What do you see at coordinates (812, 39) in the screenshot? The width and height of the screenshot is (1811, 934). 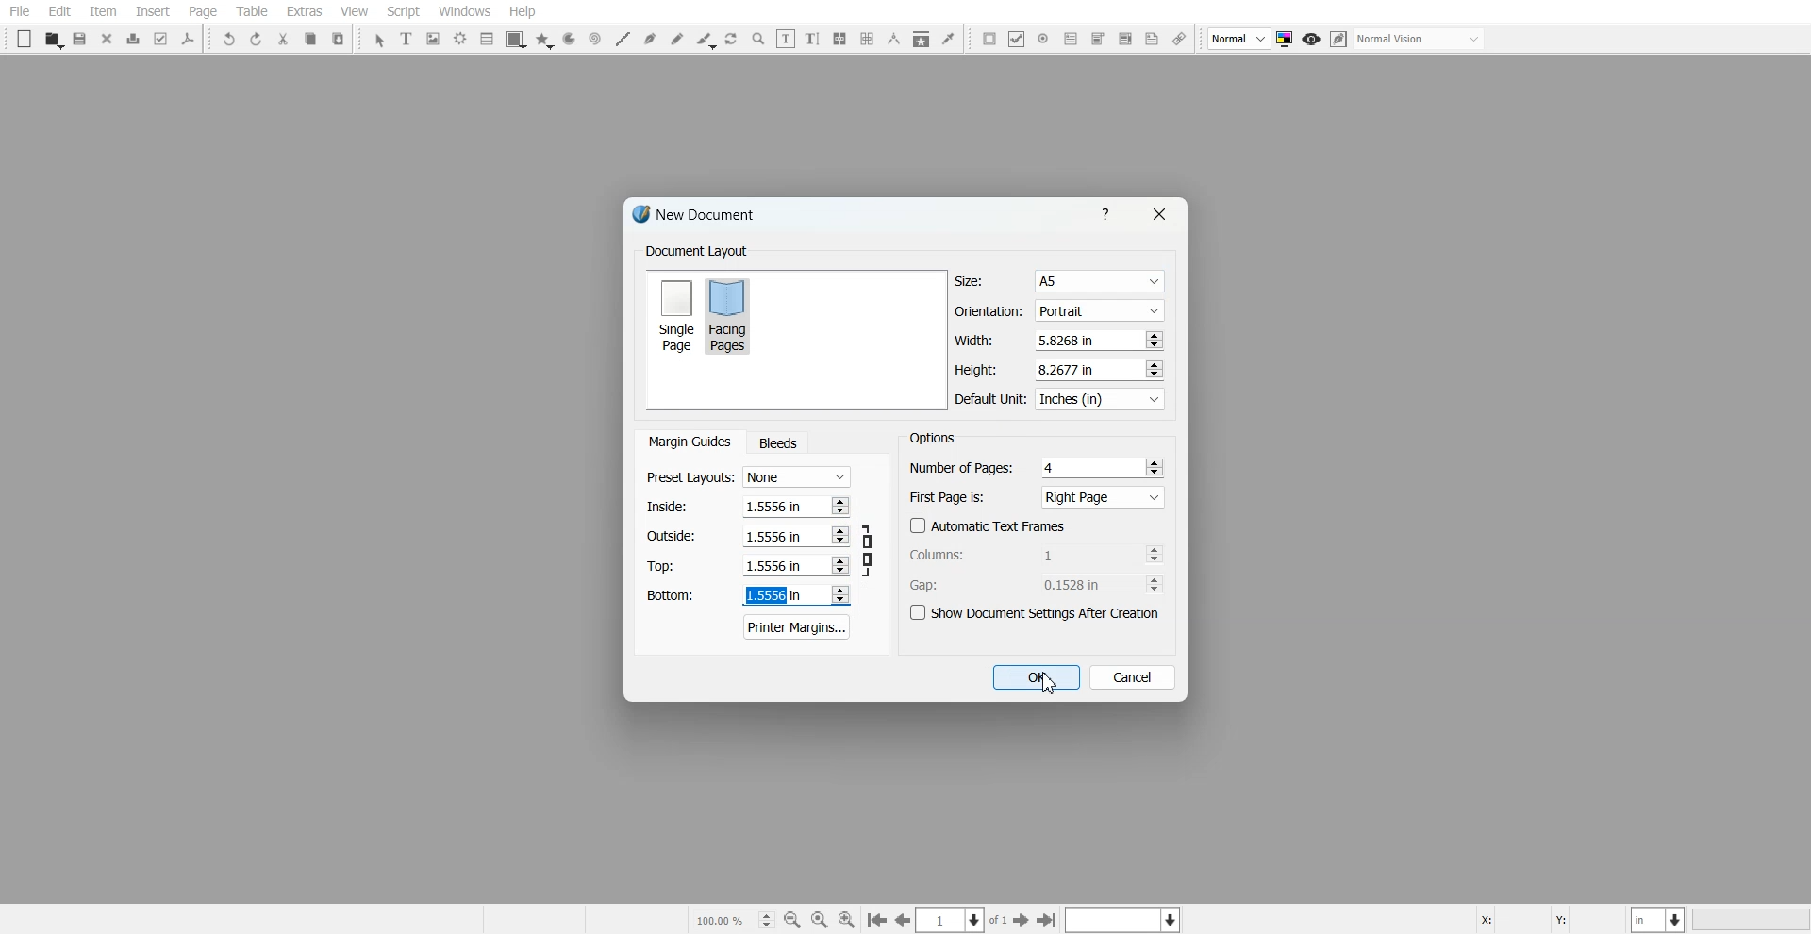 I see `Edit Text` at bounding box center [812, 39].